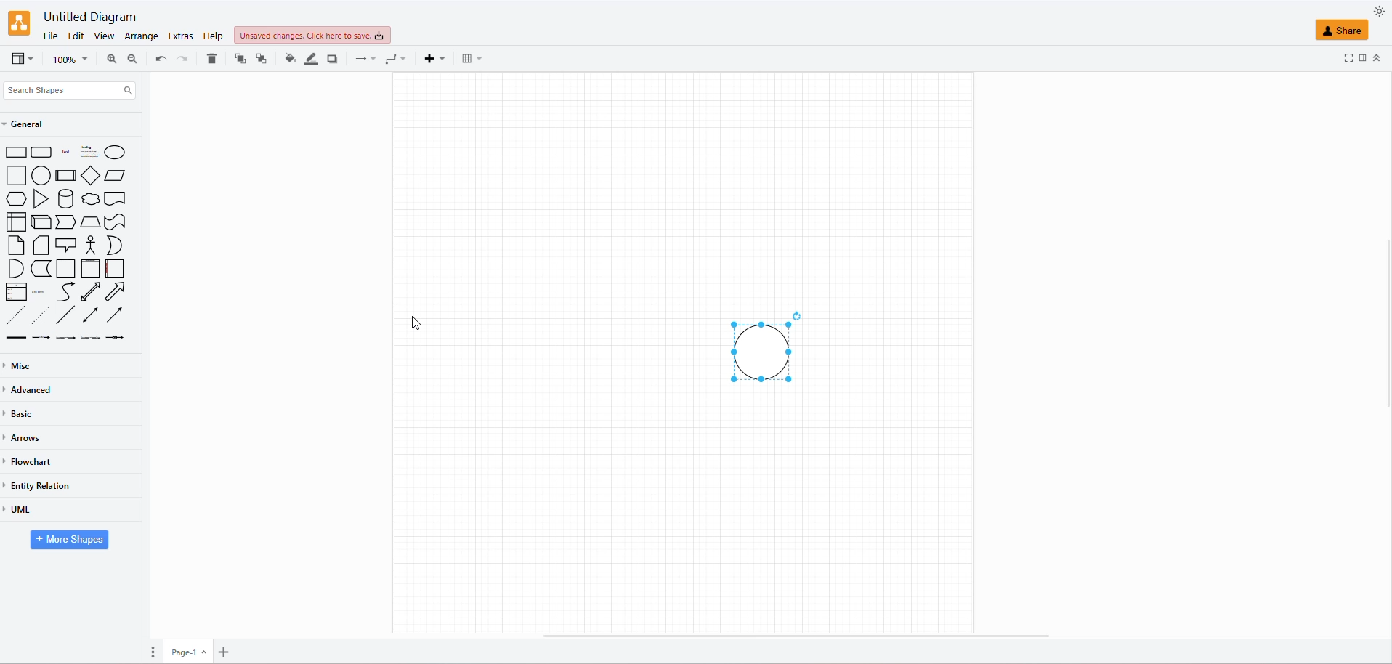 This screenshot has width=1392, height=664. Describe the element at coordinates (65, 268) in the screenshot. I see `CONTAINER` at that location.